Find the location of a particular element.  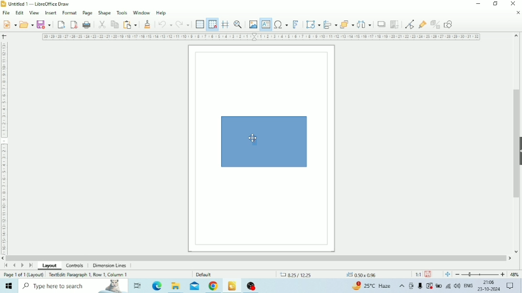

Paste is located at coordinates (130, 25).